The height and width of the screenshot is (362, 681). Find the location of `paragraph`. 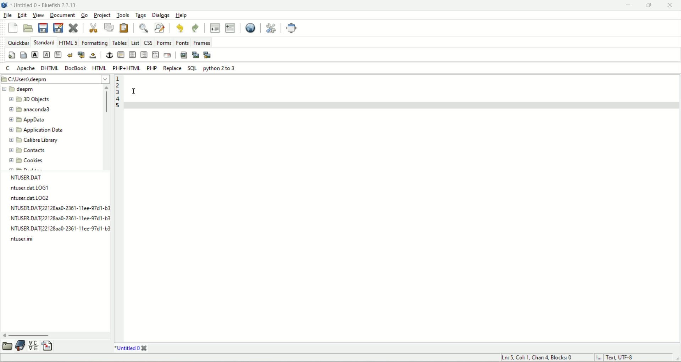

paragraph is located at coordinates (59, 55).